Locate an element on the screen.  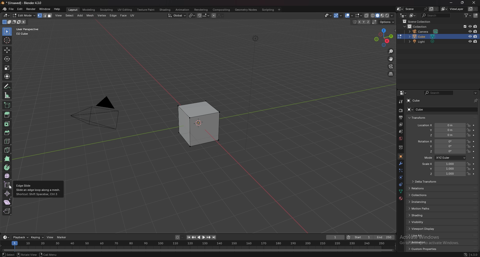
disable in render is located at coordinates (476, 36).